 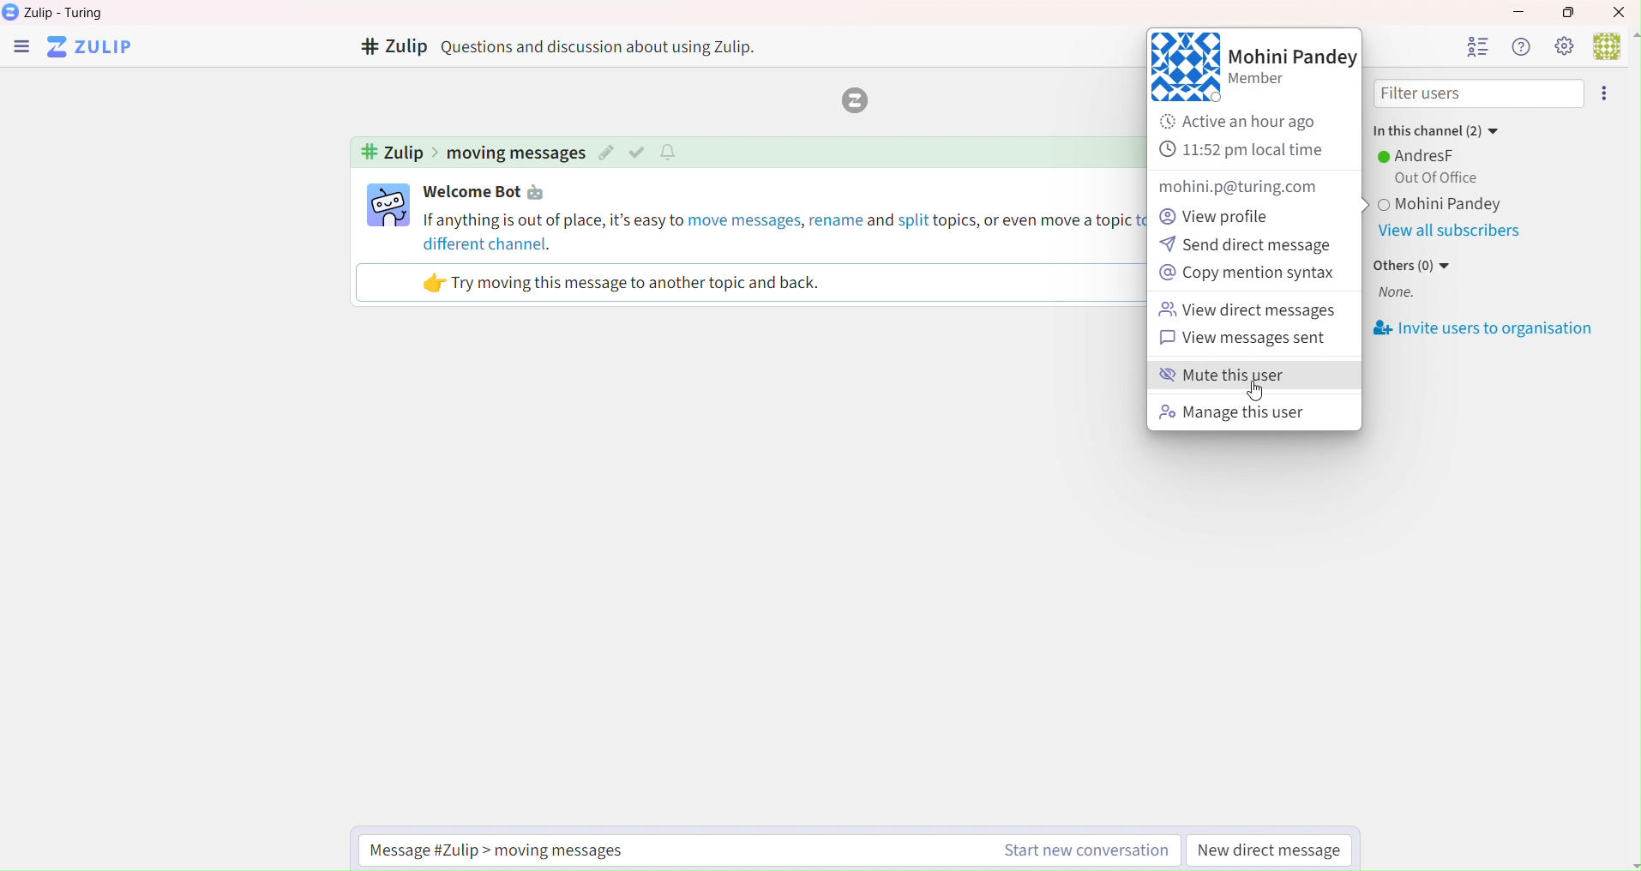 I want to click on manage this user, so click(x=1233, y=414).